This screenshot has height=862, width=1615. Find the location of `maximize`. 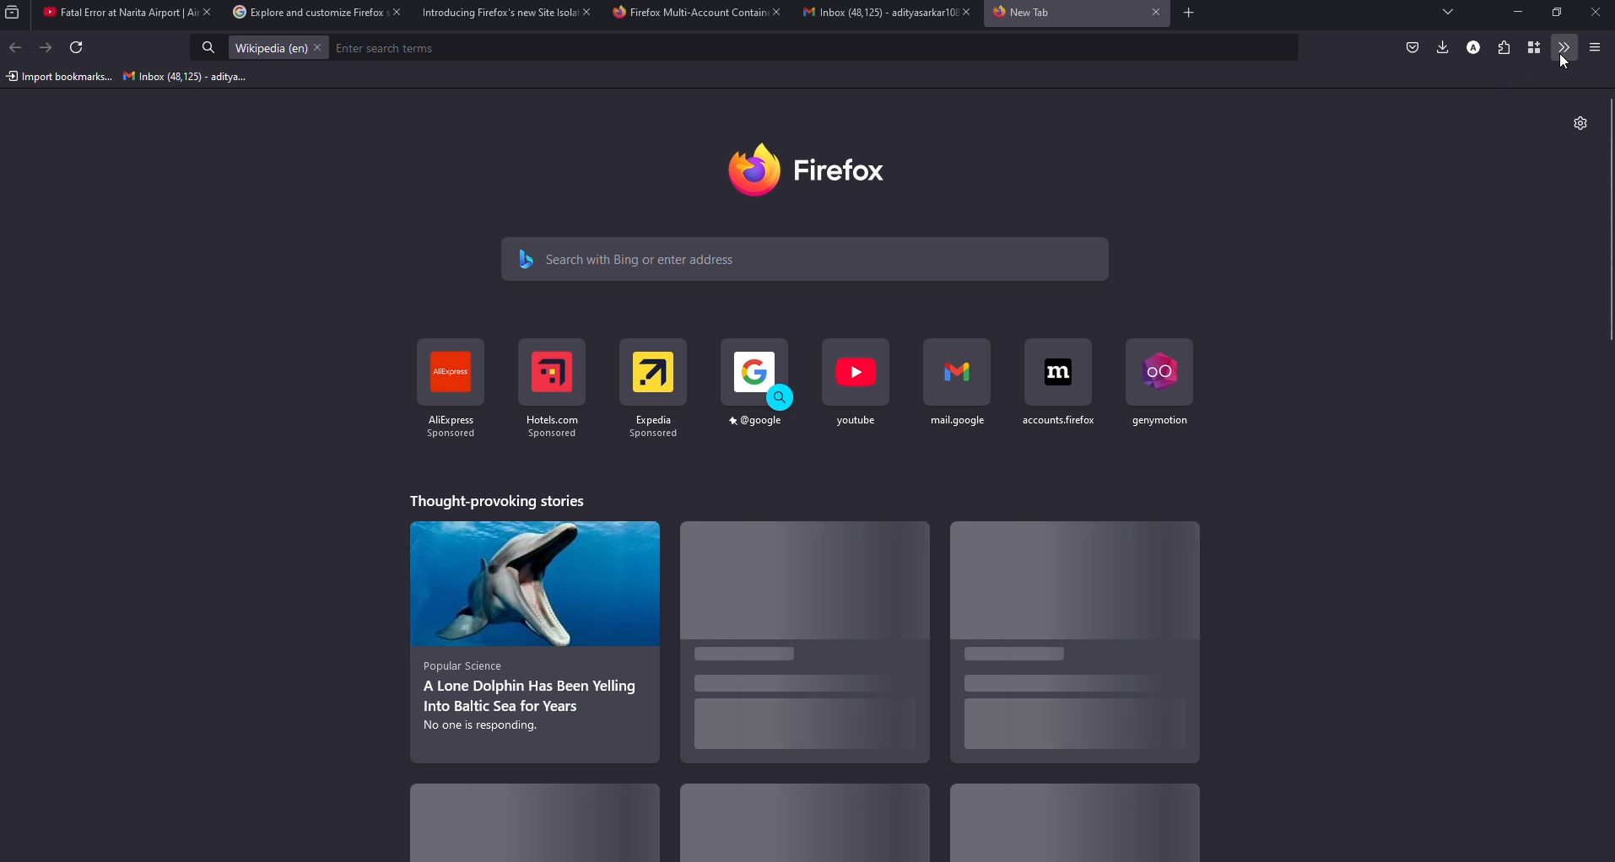

maximize is located at coordinates (1558, 13).